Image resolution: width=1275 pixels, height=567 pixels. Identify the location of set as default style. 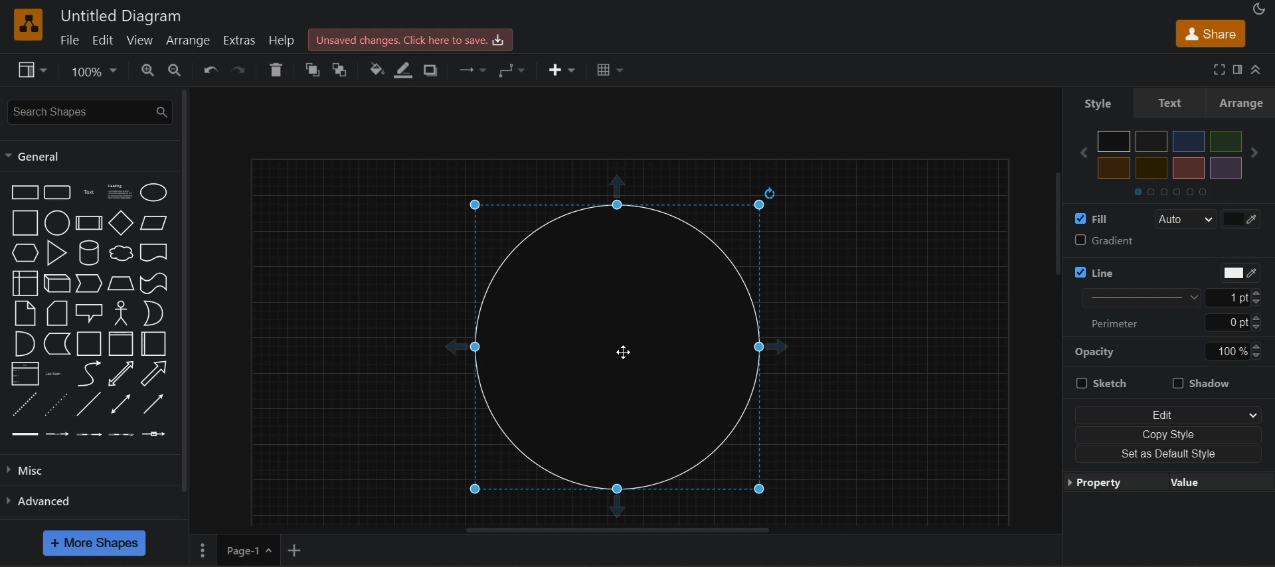
(1167, 453).